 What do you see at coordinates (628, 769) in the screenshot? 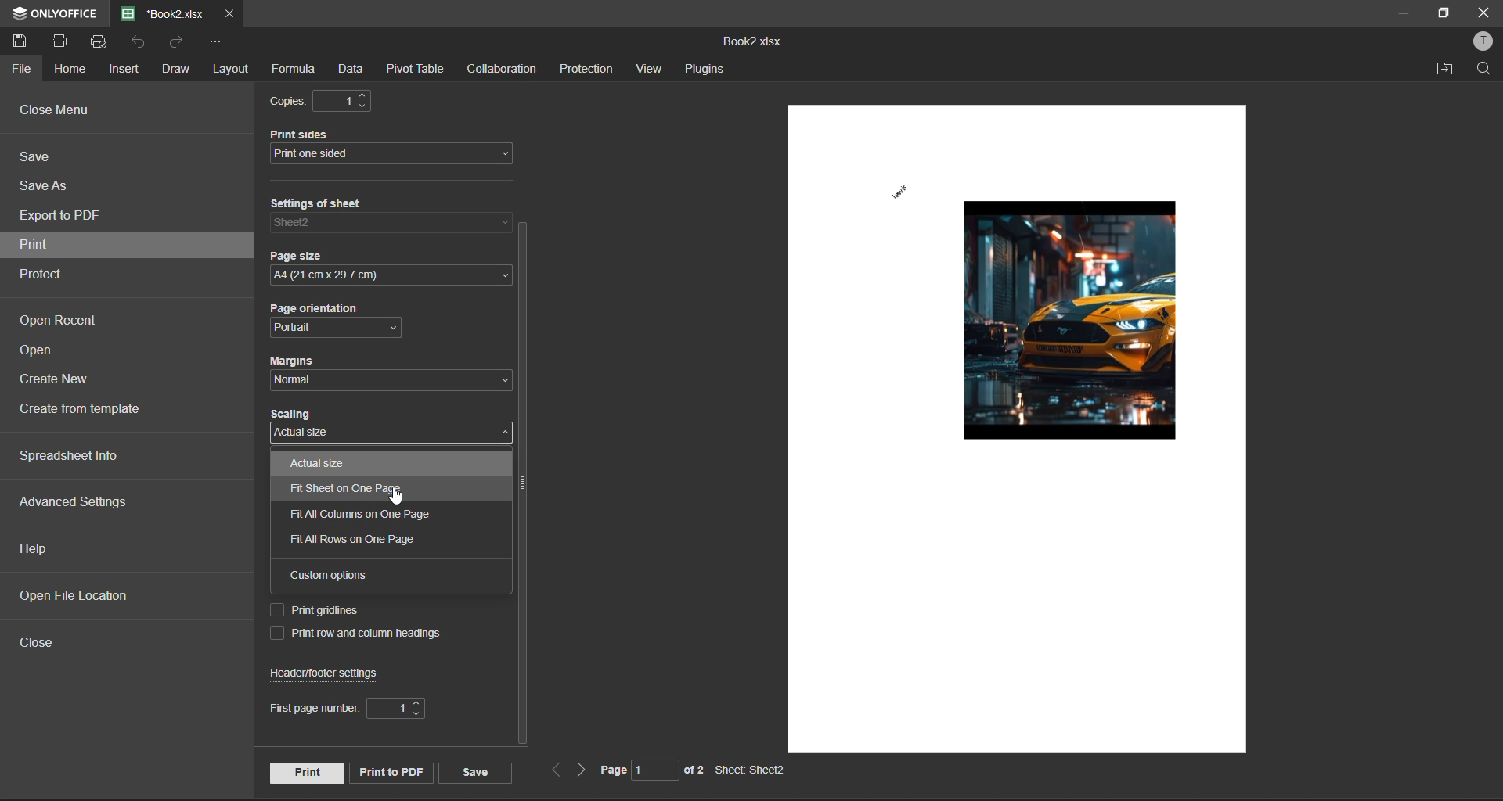
I see `page no` at bounding box center [628, 769].